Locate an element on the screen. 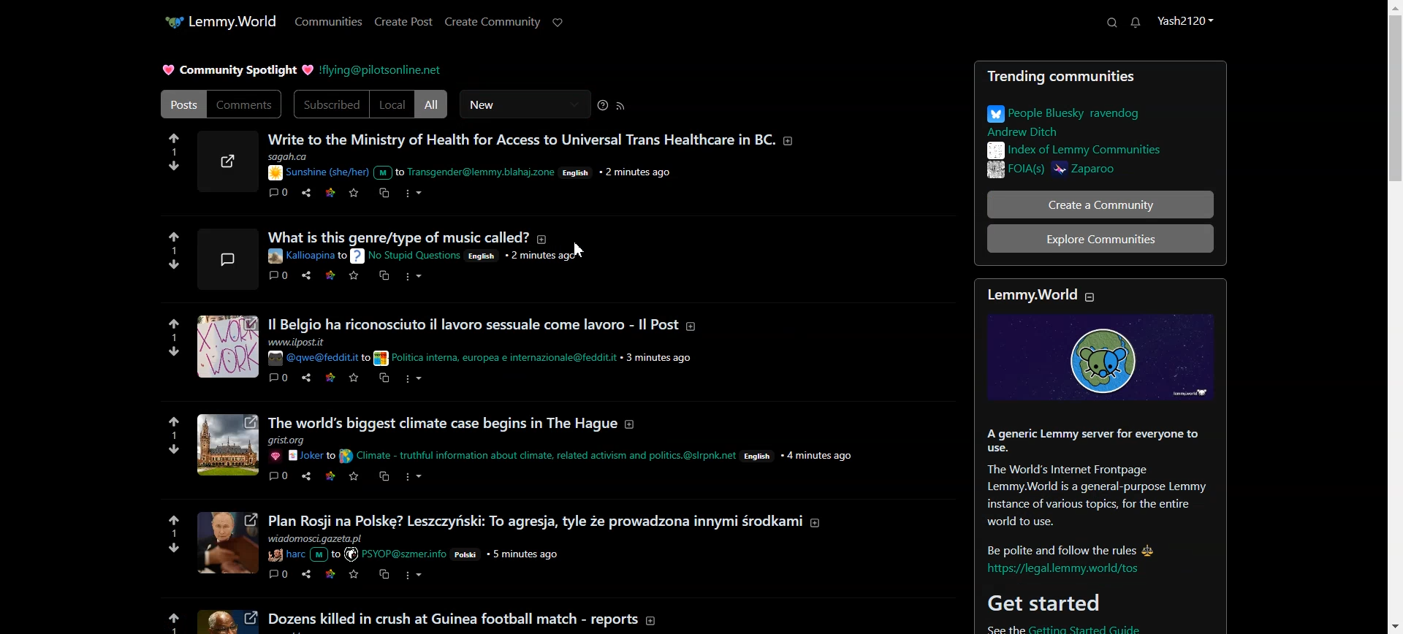 The width and height of the screenshot is (1403, 634). Getting Started Guide is located at coordinates (1112, 628).